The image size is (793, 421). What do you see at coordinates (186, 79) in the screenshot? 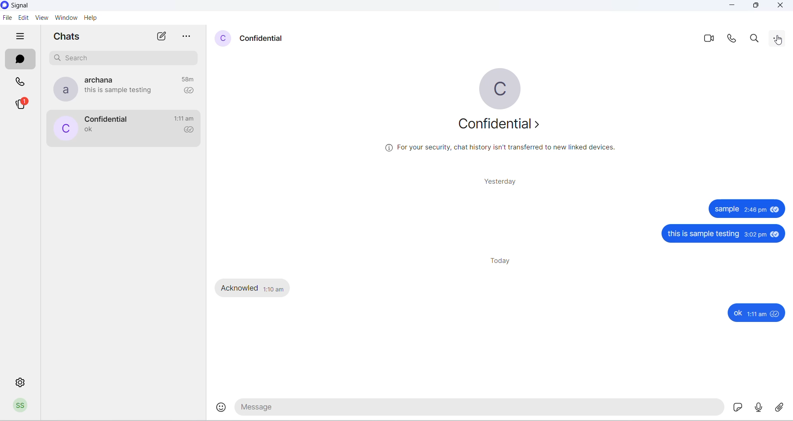
I see `last message time` at bounding box center [186, 79].